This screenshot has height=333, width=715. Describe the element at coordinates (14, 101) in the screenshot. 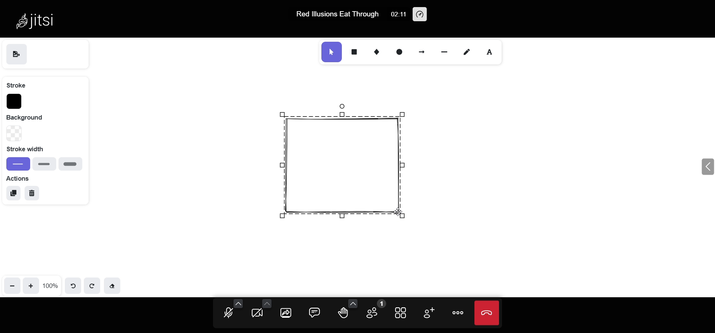

I see `stroke color` at that location.